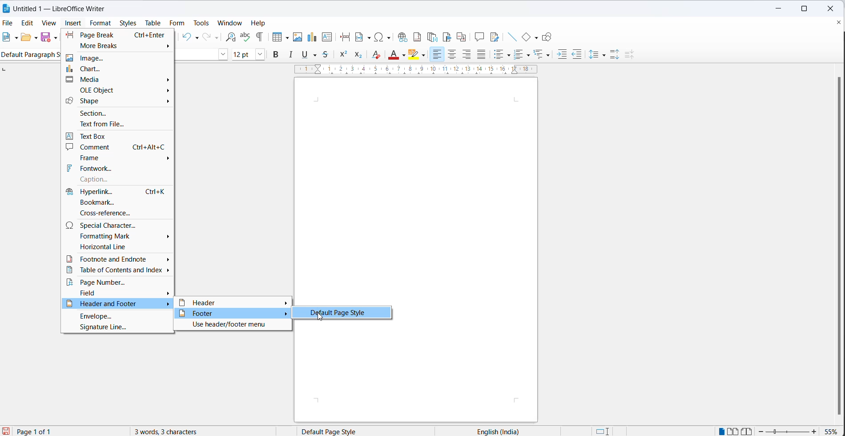 This screenshot has height=436, width=845. What do you see at coordinates (526, 37) in the screenshot?
I see `basic shapes` at bounding box center [526, 37].